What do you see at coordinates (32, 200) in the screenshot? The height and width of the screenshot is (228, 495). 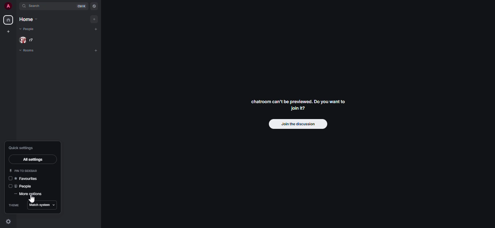 I see `cursor` at bounding box center [32, 200].